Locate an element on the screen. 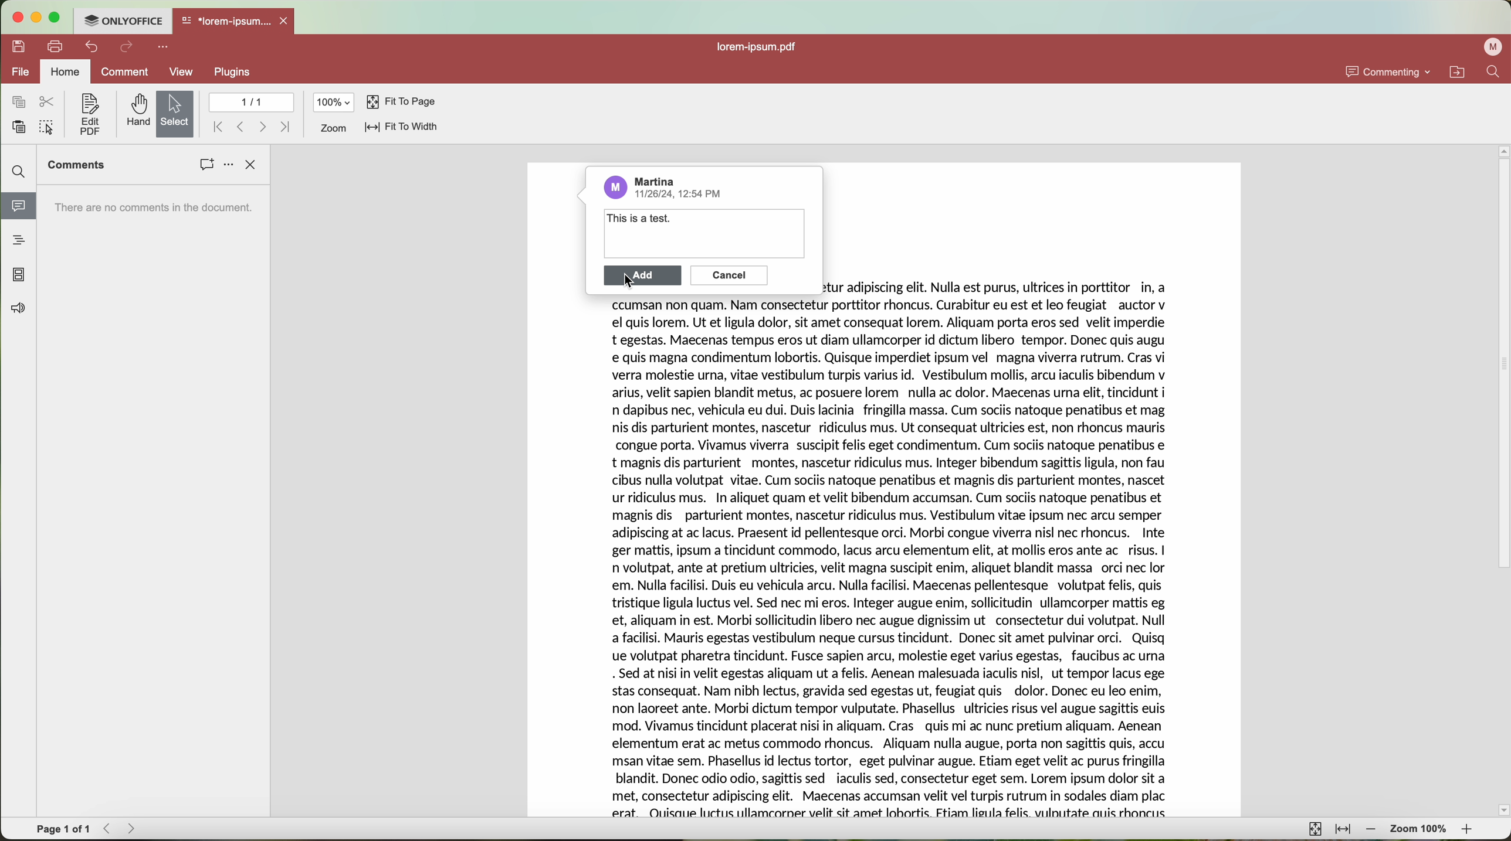 The width and height of the screenshot is (1511, 841). selected is located at coordinates (176, 114).